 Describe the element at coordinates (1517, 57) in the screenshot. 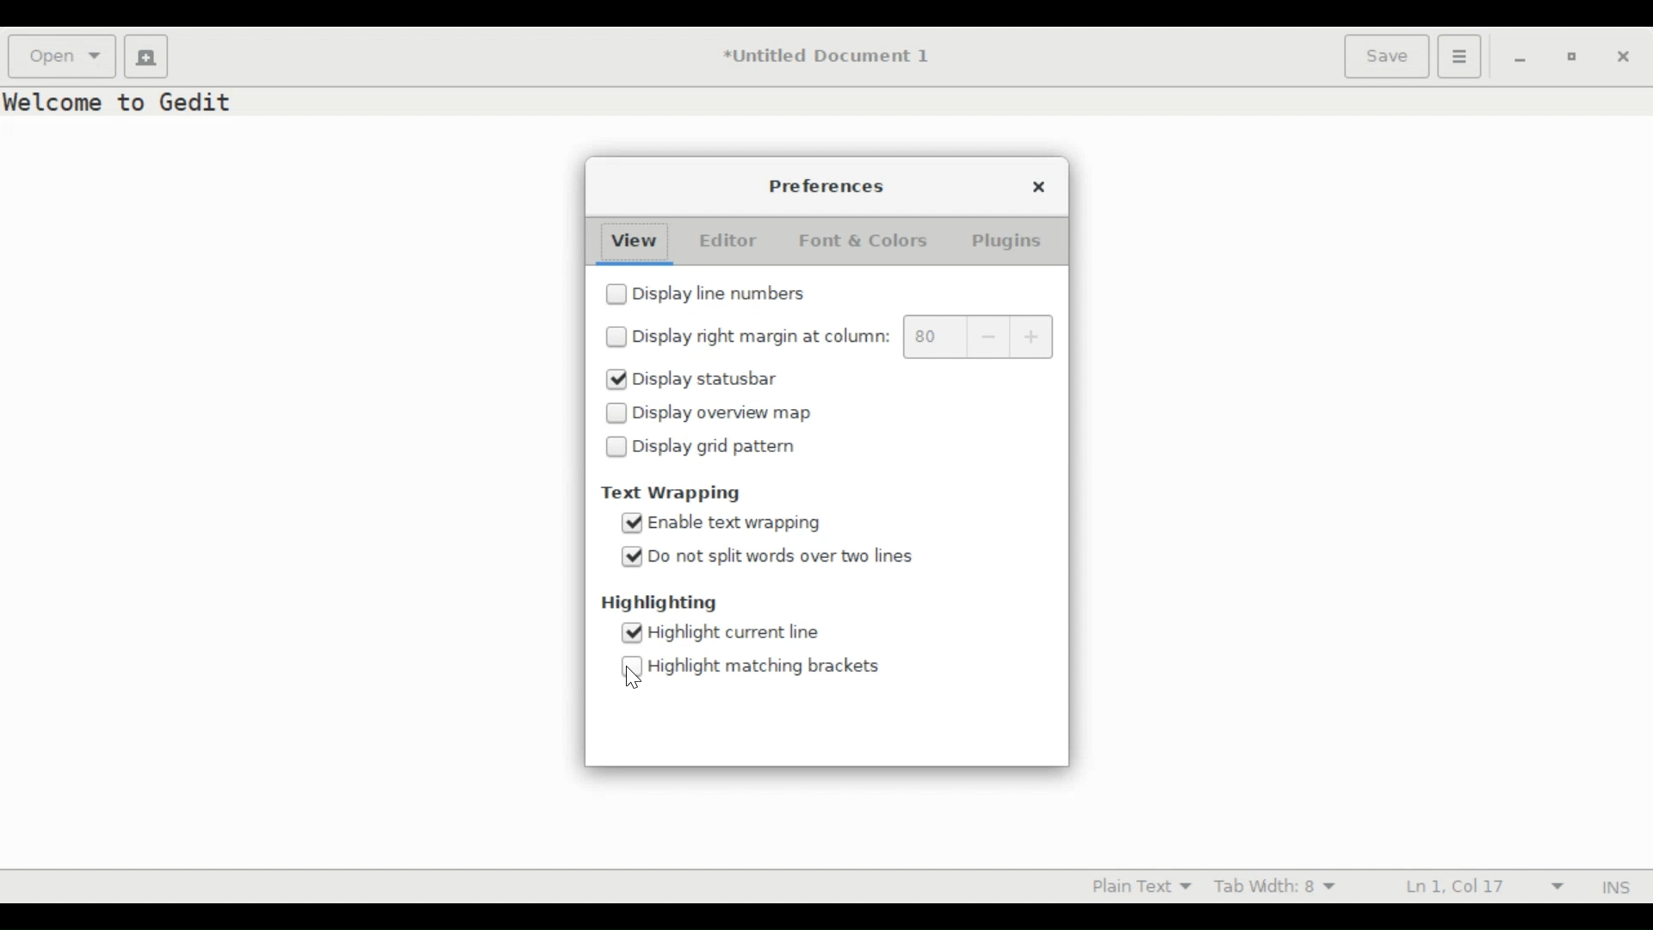

I see `minimize` at that location.